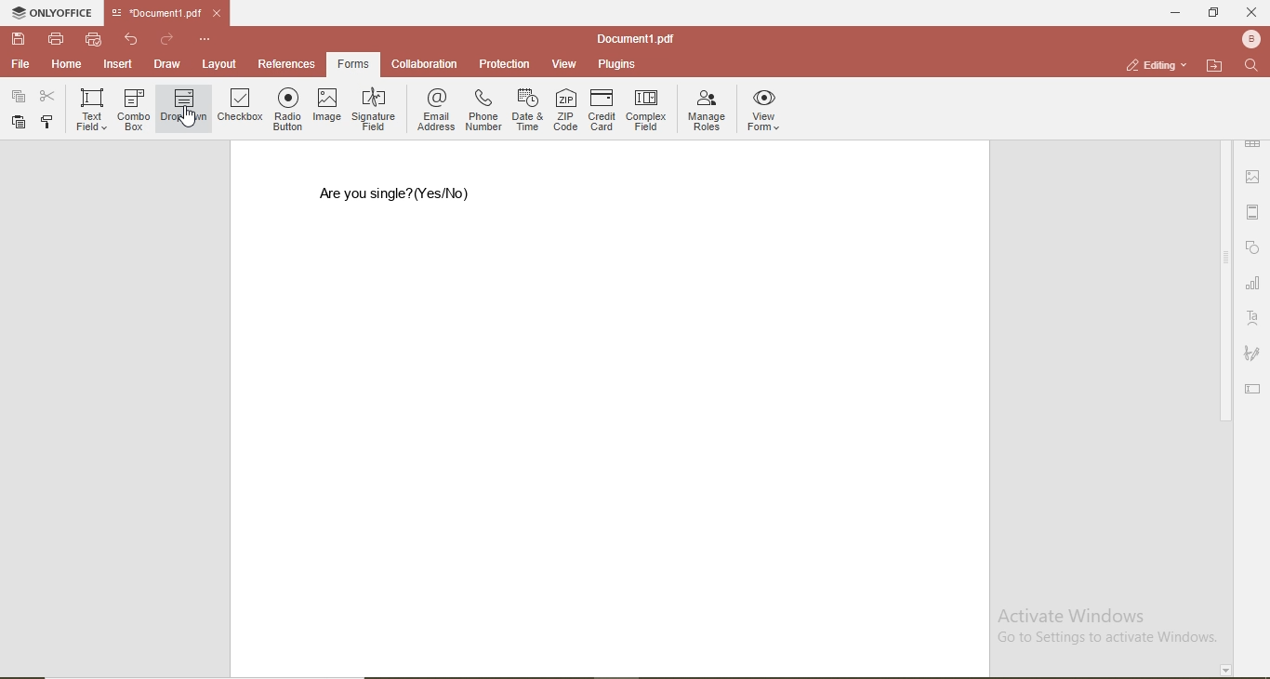 The height and width of the screenshot is (679, 1270). Describe the element at coordinates (118, 66) in the screenshot. I see `insert` at that location.